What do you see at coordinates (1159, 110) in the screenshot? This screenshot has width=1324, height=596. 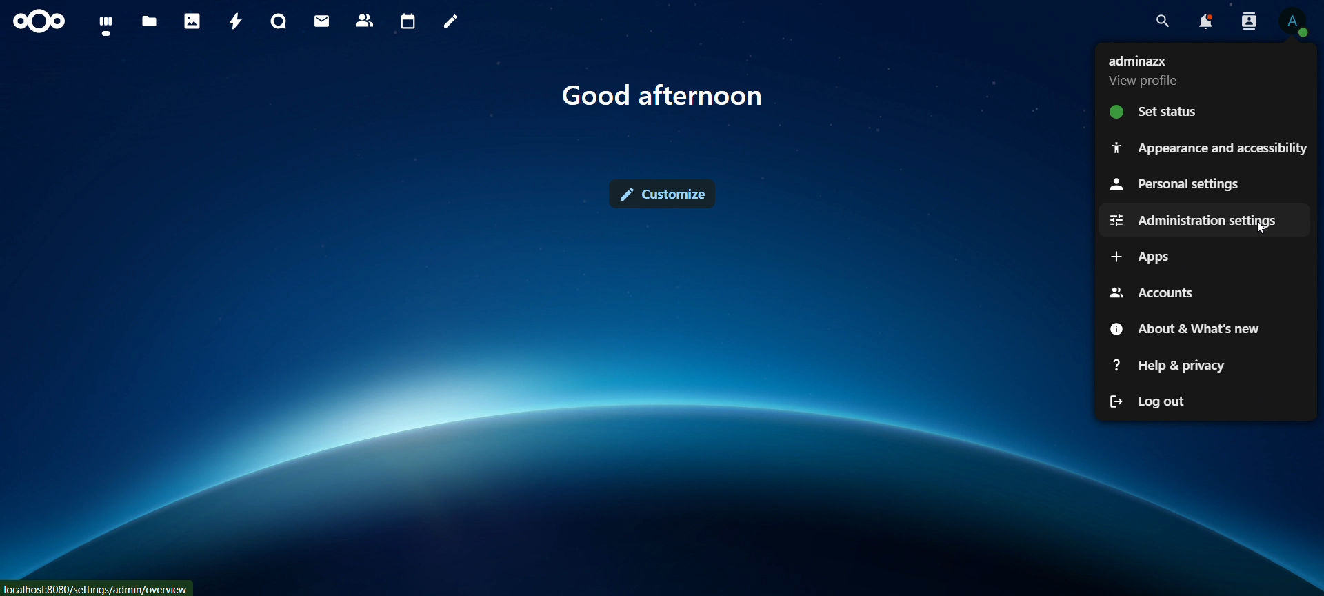 I see `set status` at bounding box center [1159, 110].